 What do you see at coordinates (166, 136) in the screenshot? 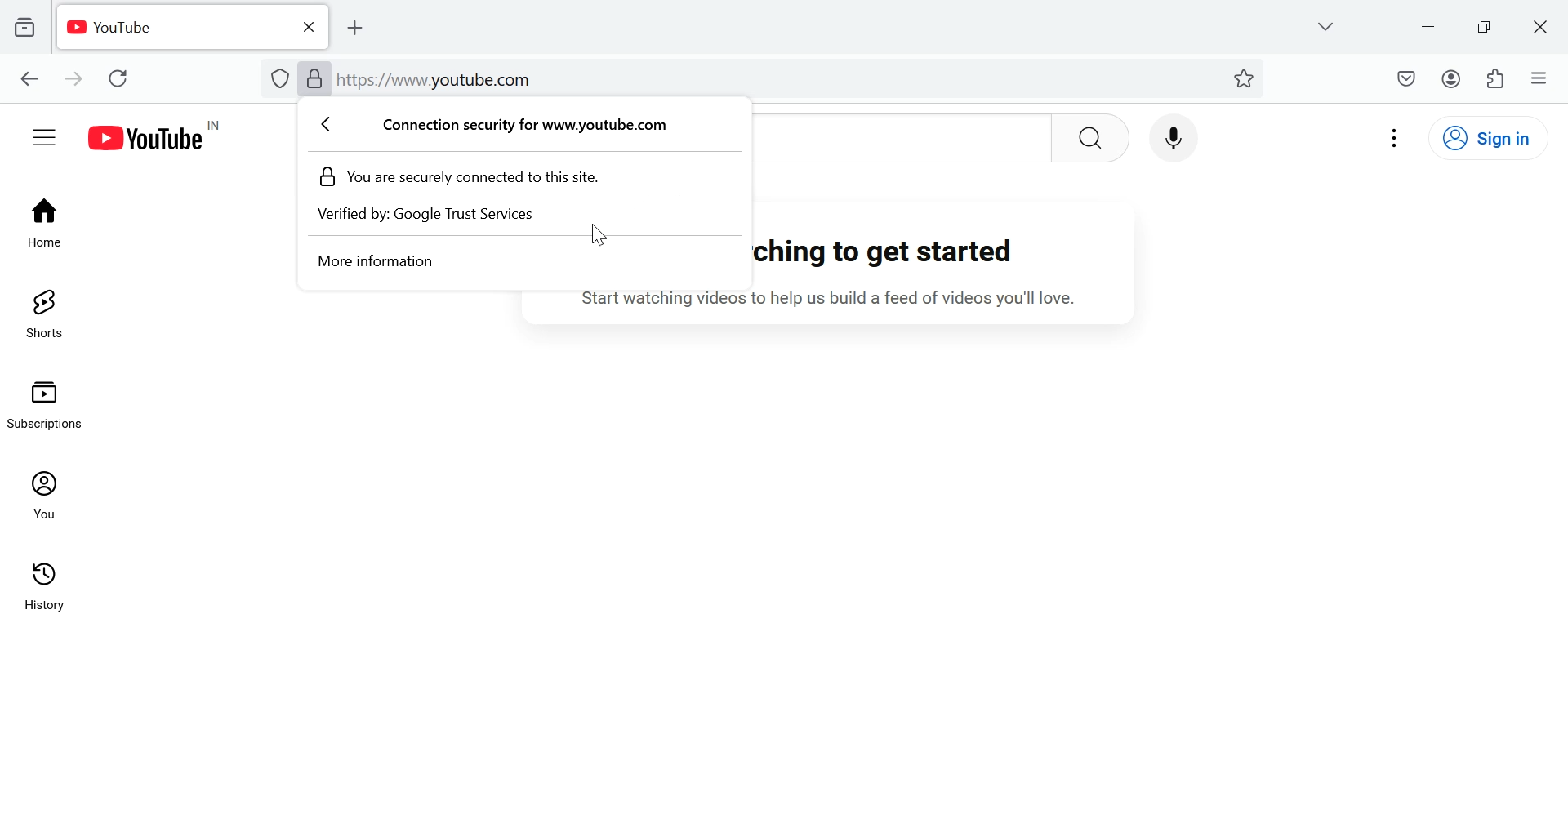
I see `YouTube Home` at bounding box center [166, 136].